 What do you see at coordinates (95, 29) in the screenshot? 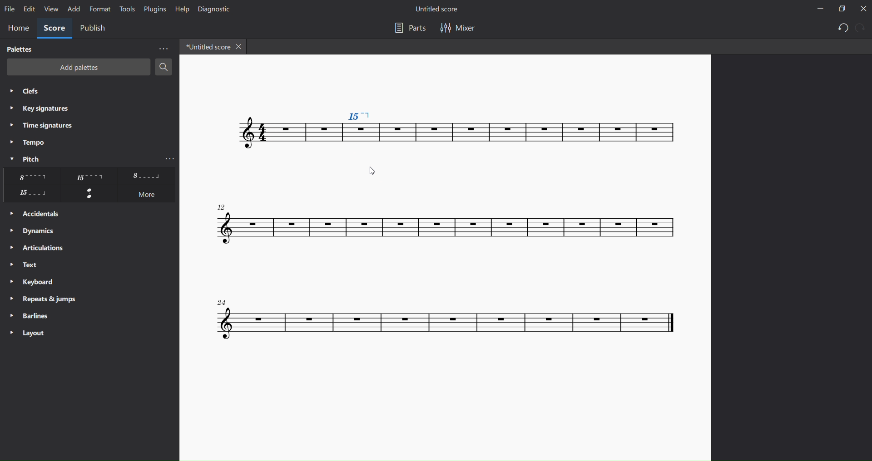
I see `public` at bounding box center [95, 29].